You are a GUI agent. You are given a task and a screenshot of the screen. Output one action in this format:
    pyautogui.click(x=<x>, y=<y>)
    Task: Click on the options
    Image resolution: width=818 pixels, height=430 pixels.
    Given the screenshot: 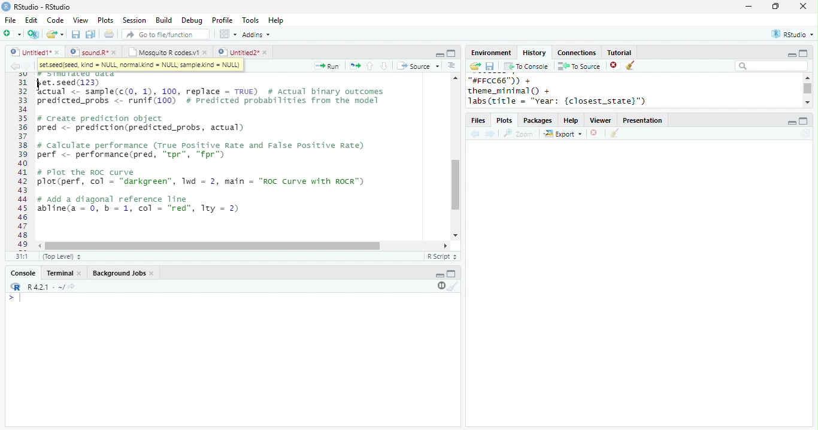 What is the action you would take?
    pyautogui.click(x=227, y=34)
    